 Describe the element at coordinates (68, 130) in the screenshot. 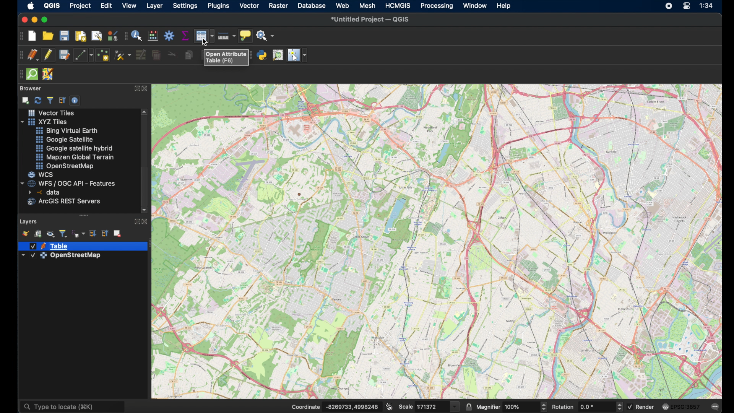

I see `bing virtual earth` at that location.